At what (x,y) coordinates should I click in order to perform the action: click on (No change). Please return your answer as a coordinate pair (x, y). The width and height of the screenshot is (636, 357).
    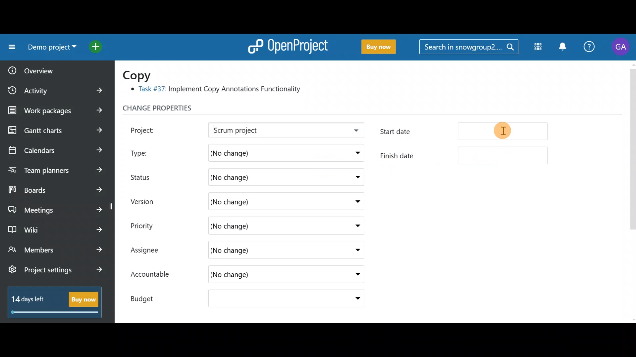
    Looking at the image, I should click on (262, 251).